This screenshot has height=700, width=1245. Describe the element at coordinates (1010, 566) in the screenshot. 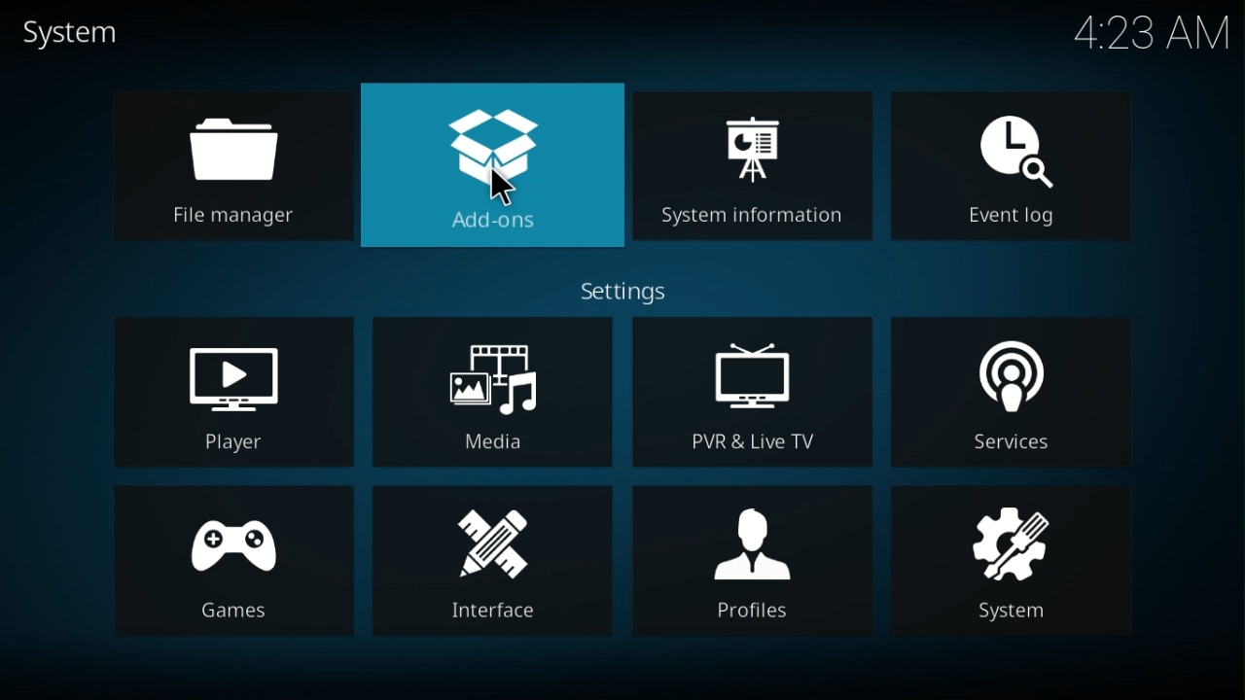

I see `System` at that location.